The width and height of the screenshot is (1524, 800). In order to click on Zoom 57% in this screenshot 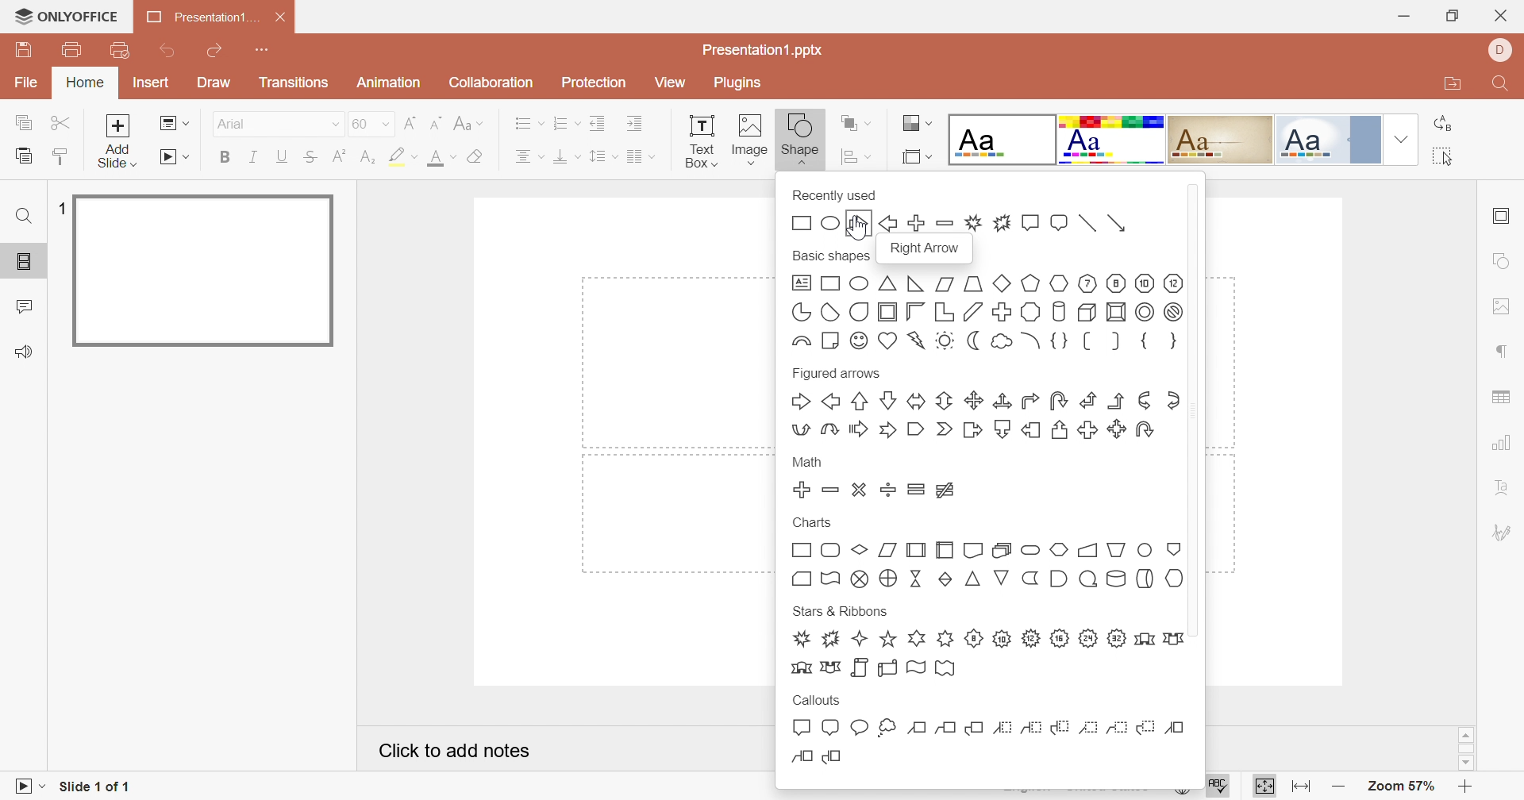, I will do `click(1403, 787)`.